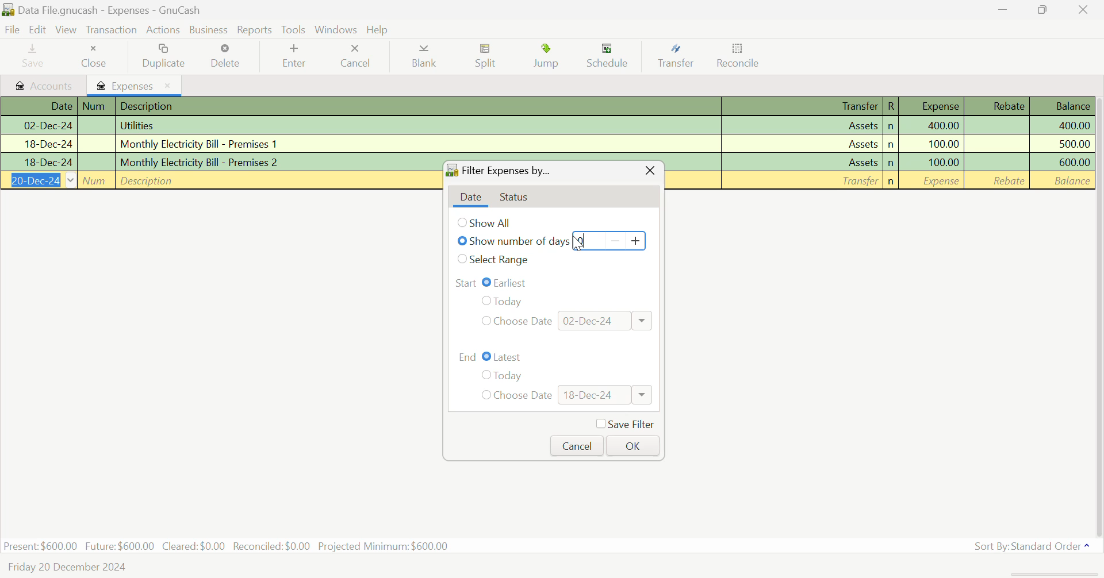  I want to click on Counter Selected to Type In, so click(608, 240).